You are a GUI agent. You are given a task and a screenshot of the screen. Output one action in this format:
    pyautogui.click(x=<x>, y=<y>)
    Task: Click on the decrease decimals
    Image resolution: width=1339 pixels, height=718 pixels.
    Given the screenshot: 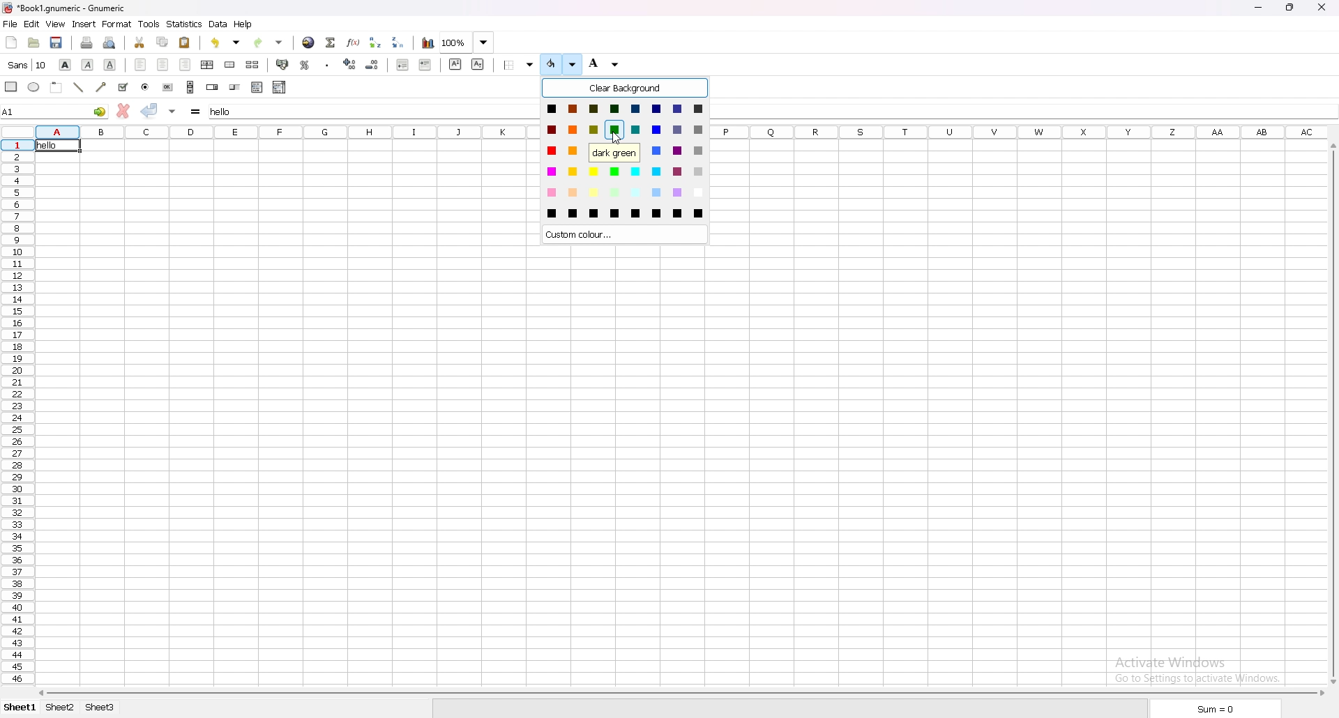 What is the action you would take?
    pyautogui.click(x=373, y=64)
    